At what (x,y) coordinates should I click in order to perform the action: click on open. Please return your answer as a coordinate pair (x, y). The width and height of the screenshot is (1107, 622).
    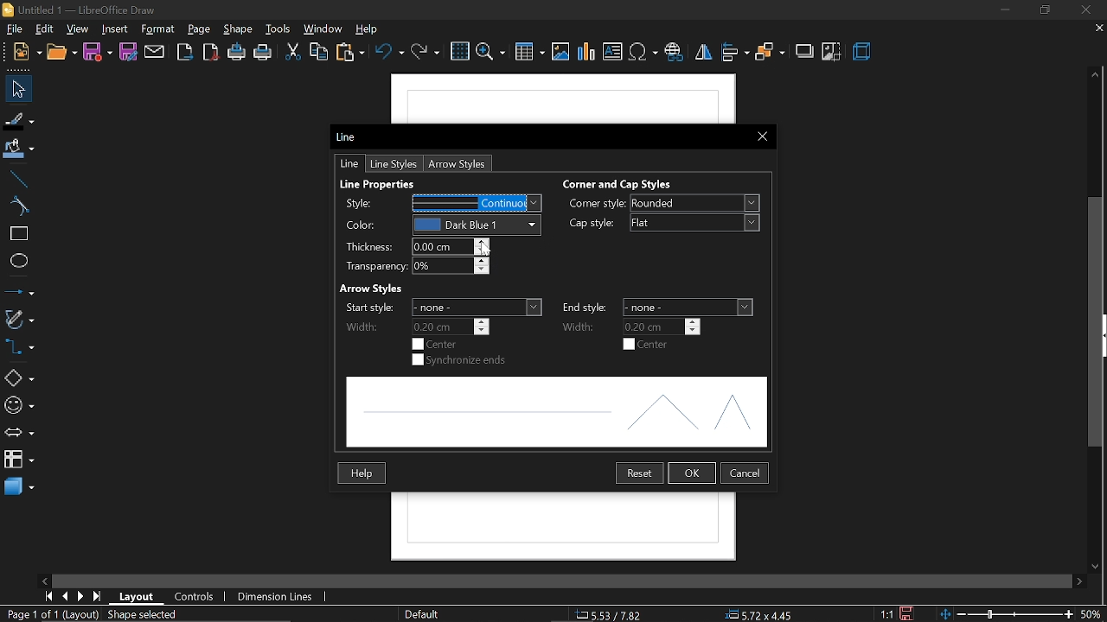
    Looking at the image, I should click on (63, 53).